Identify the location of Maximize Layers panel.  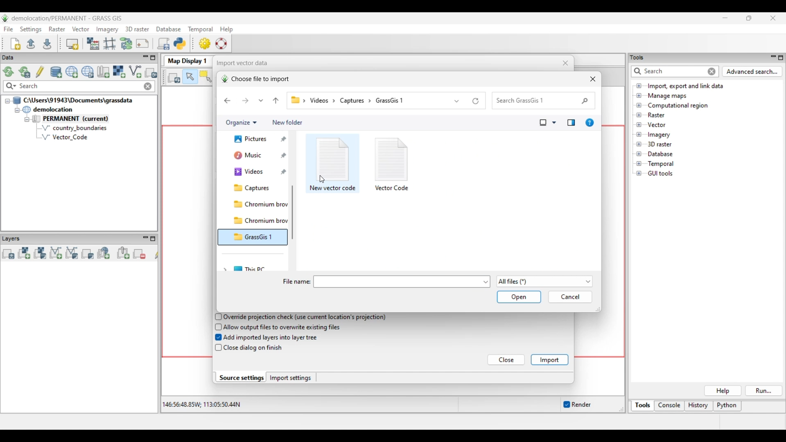
(153, 239).